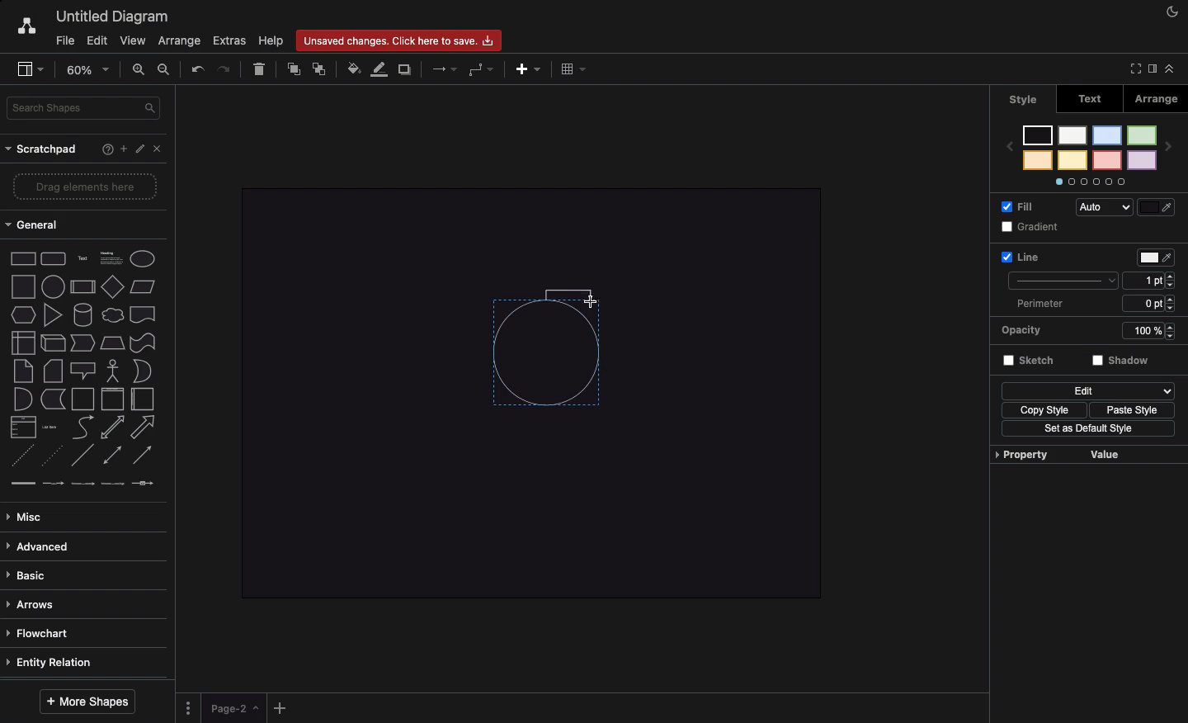 The image size is (1188, 723). What do you see at coordinates (595, 305) in the screenshot?
I see `Mouse up` at bounding box center [595, 305].